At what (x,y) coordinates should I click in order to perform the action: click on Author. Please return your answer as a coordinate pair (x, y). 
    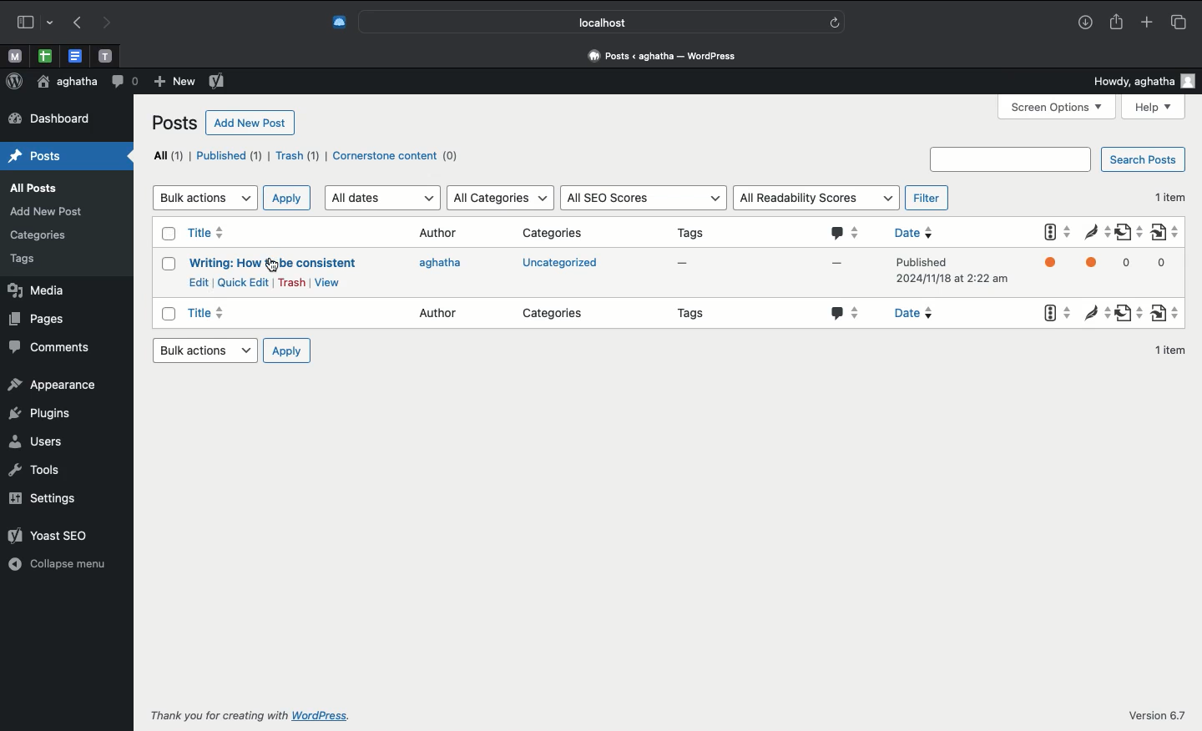
    Looking at the image, I should click on (447, 266).